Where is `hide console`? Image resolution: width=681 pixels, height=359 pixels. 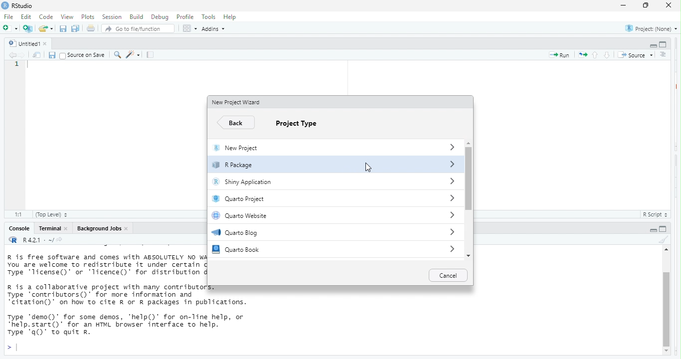 hide console is located at coordinates (664, 44).